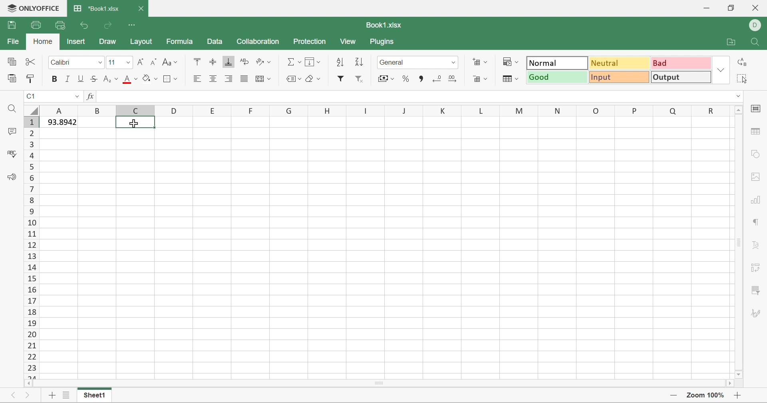 This screenshot has width=767, height=403. Describe the element at coordinates (14, 111) in the screenshot. I see `Find` at that location.